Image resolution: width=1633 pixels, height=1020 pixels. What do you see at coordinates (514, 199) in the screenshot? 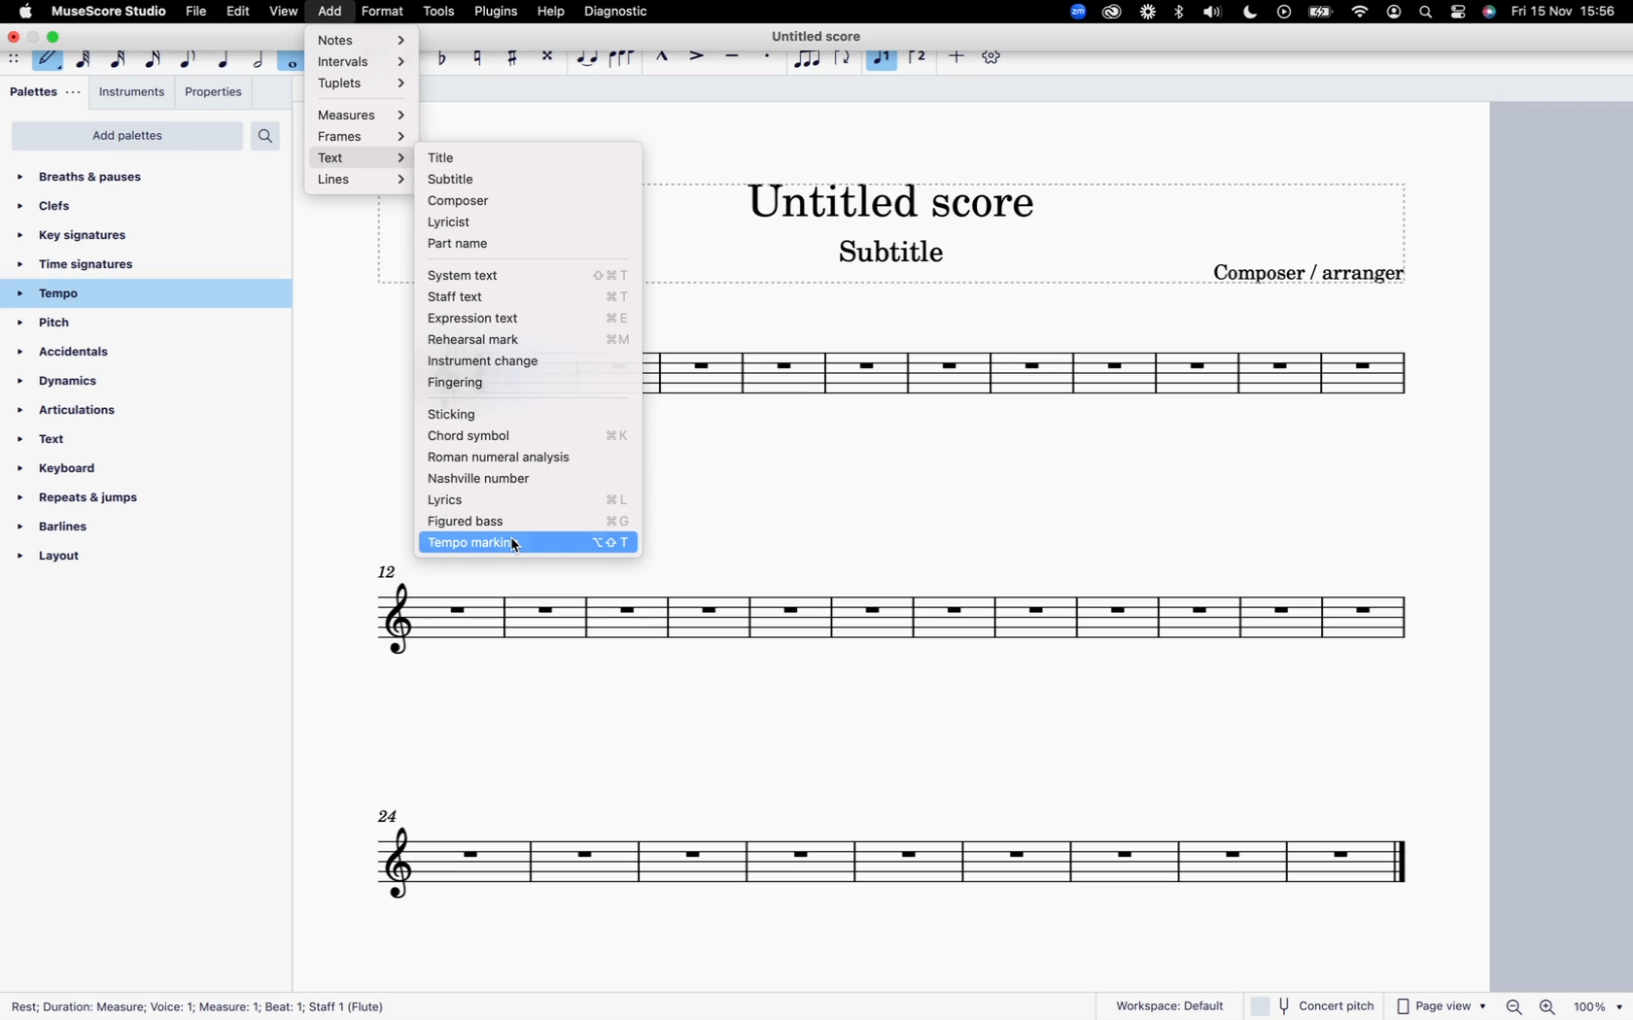
I see `composer` at bounding box center [514, 199].